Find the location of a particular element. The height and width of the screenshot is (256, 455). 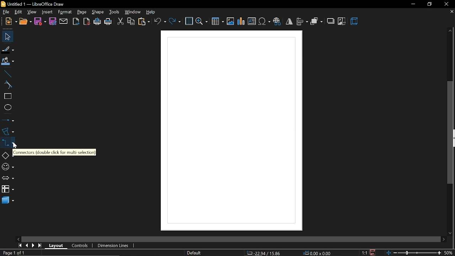

save as is located at coordinates (52, 21).